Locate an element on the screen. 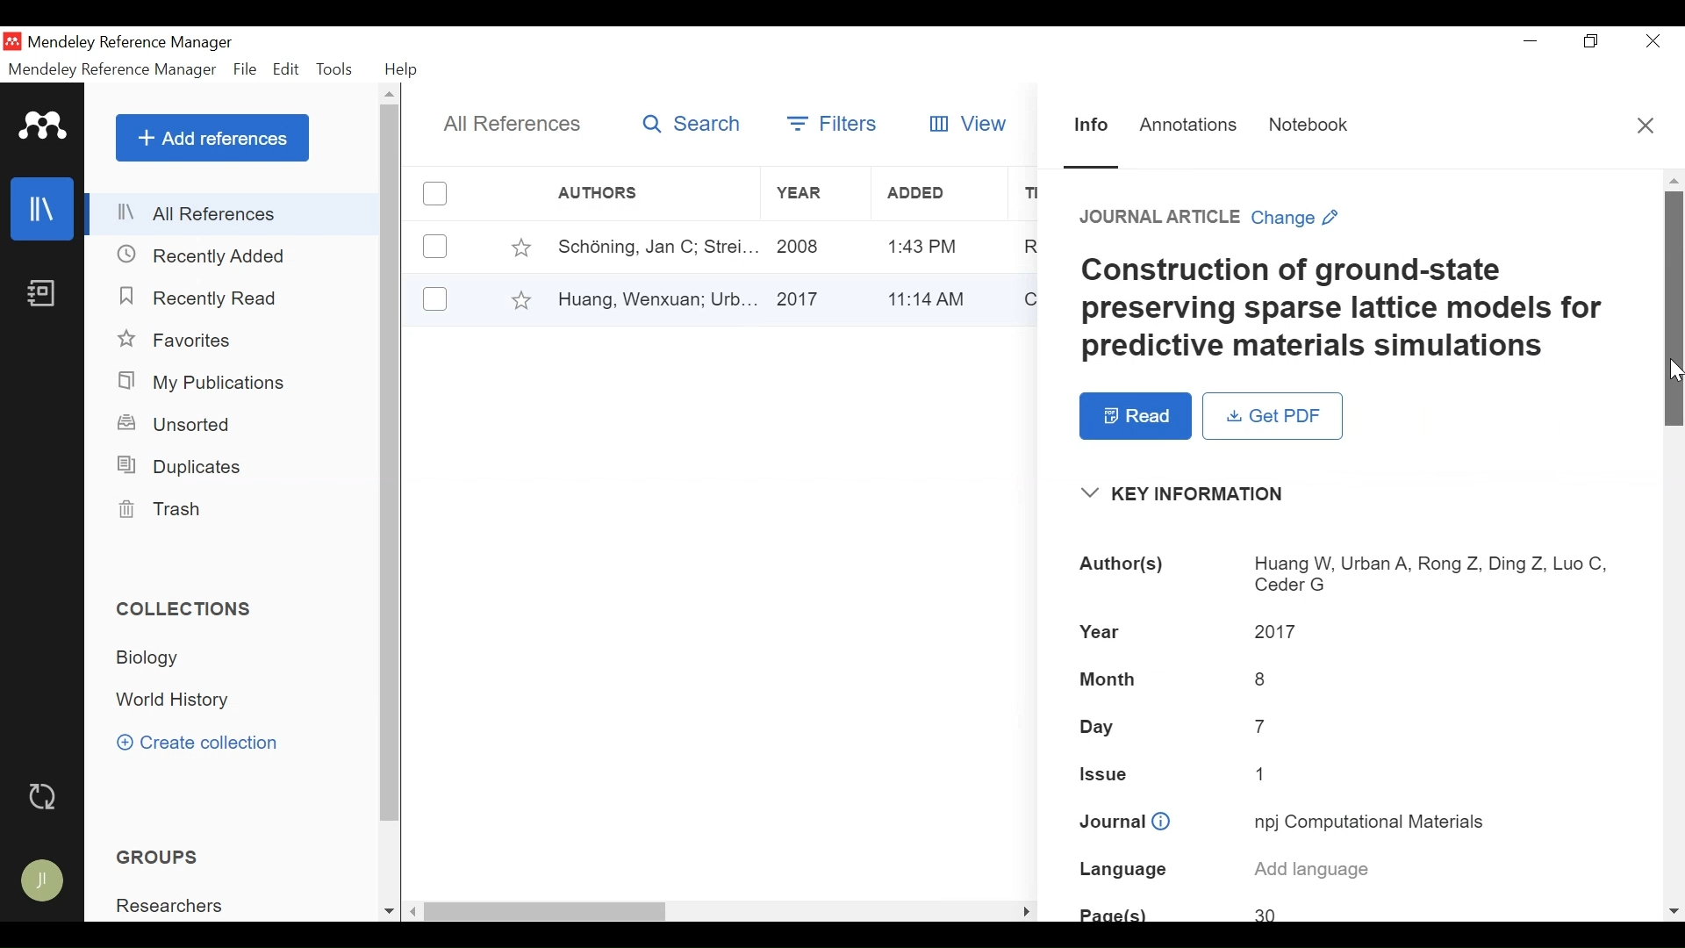  (un)select is located at coordinates (435, 298).